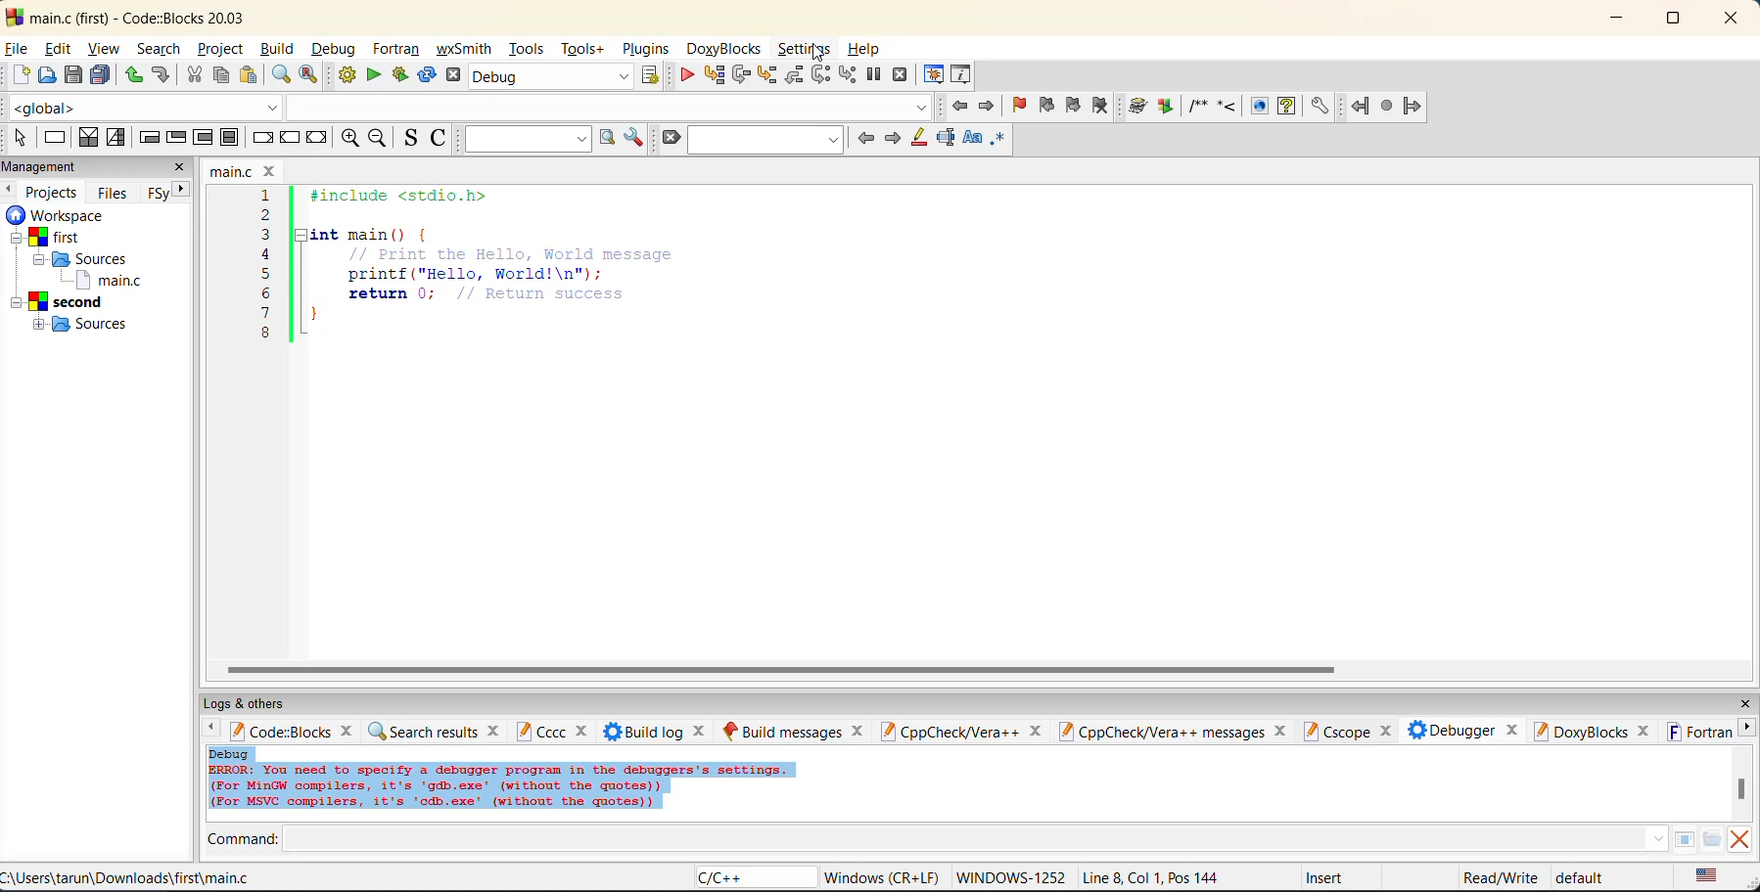 The height and width of the screenshot is (892, 1760). Describe the element at coordinates (130, 876) in the screenshot. I see `C:\Users\tarun\Downloads\first\main.c` at that location.